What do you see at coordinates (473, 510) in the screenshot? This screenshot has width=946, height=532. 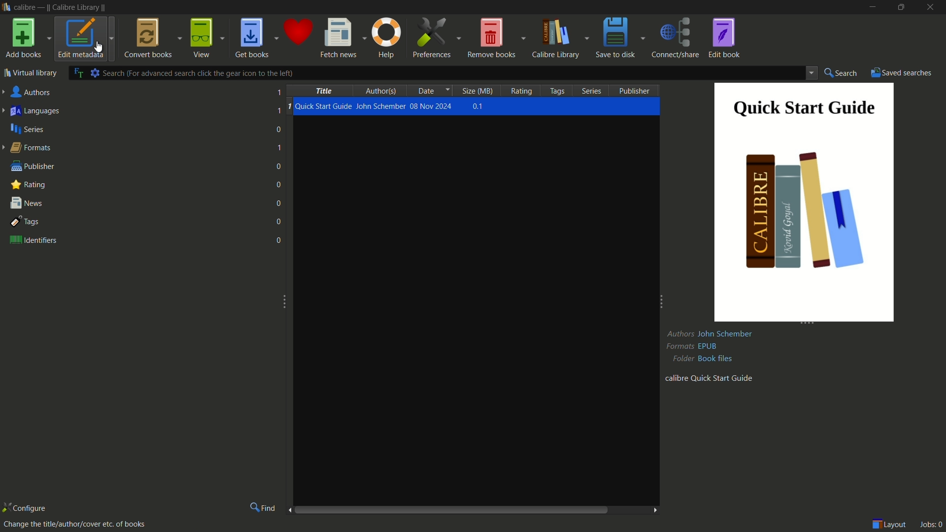 I see `scroll bar` at bounding box center [473, 510].